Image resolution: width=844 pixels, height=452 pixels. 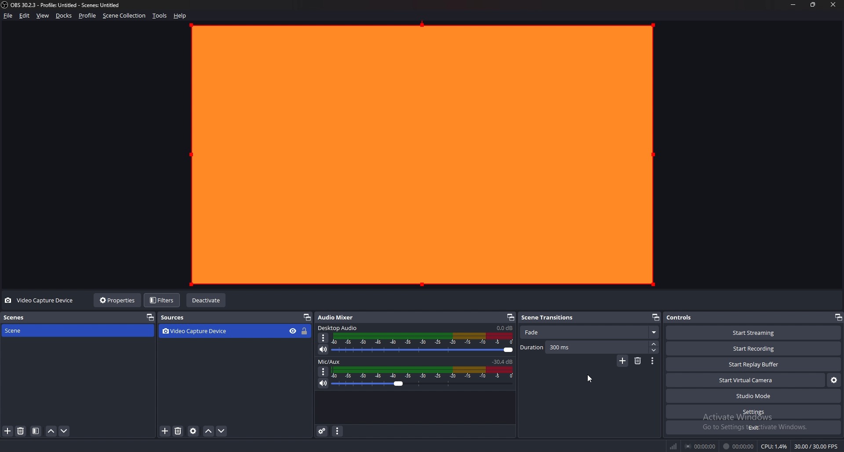 I want to click on studio mode, so click(x=753, y=396).